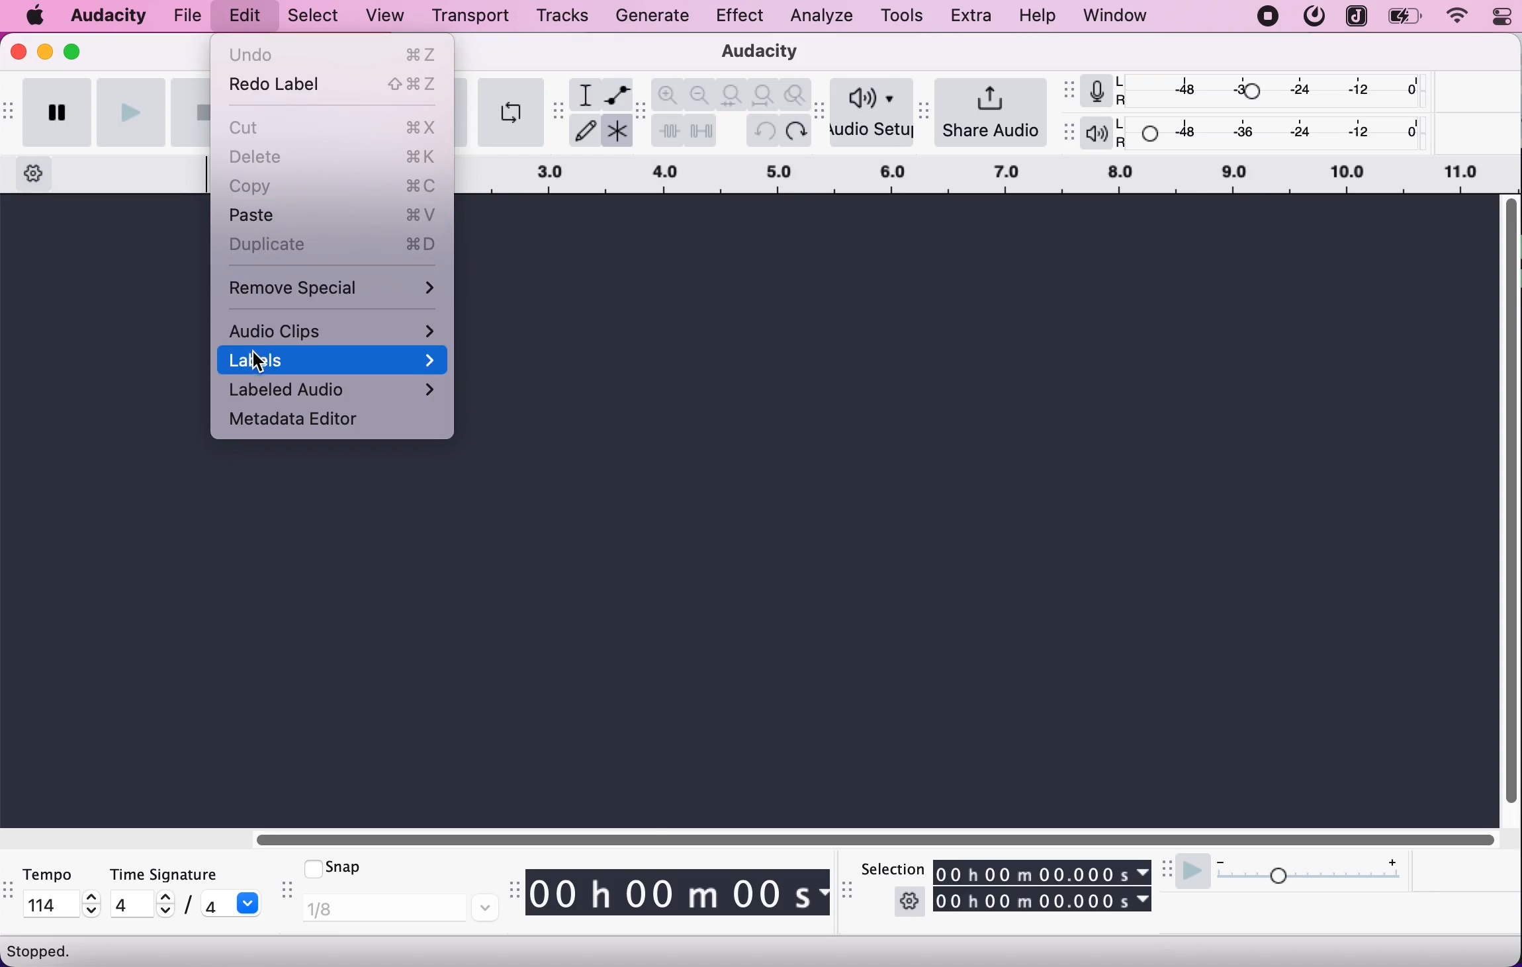  I want to click on increase, so click(164, 897).